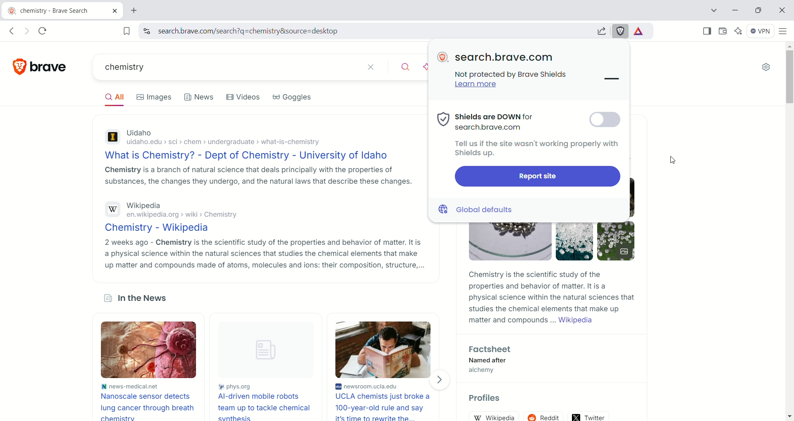  What do you see at coordinates (493, 349) in the screenshot?
I see `Factsheet` at bounding box center [493, 349].